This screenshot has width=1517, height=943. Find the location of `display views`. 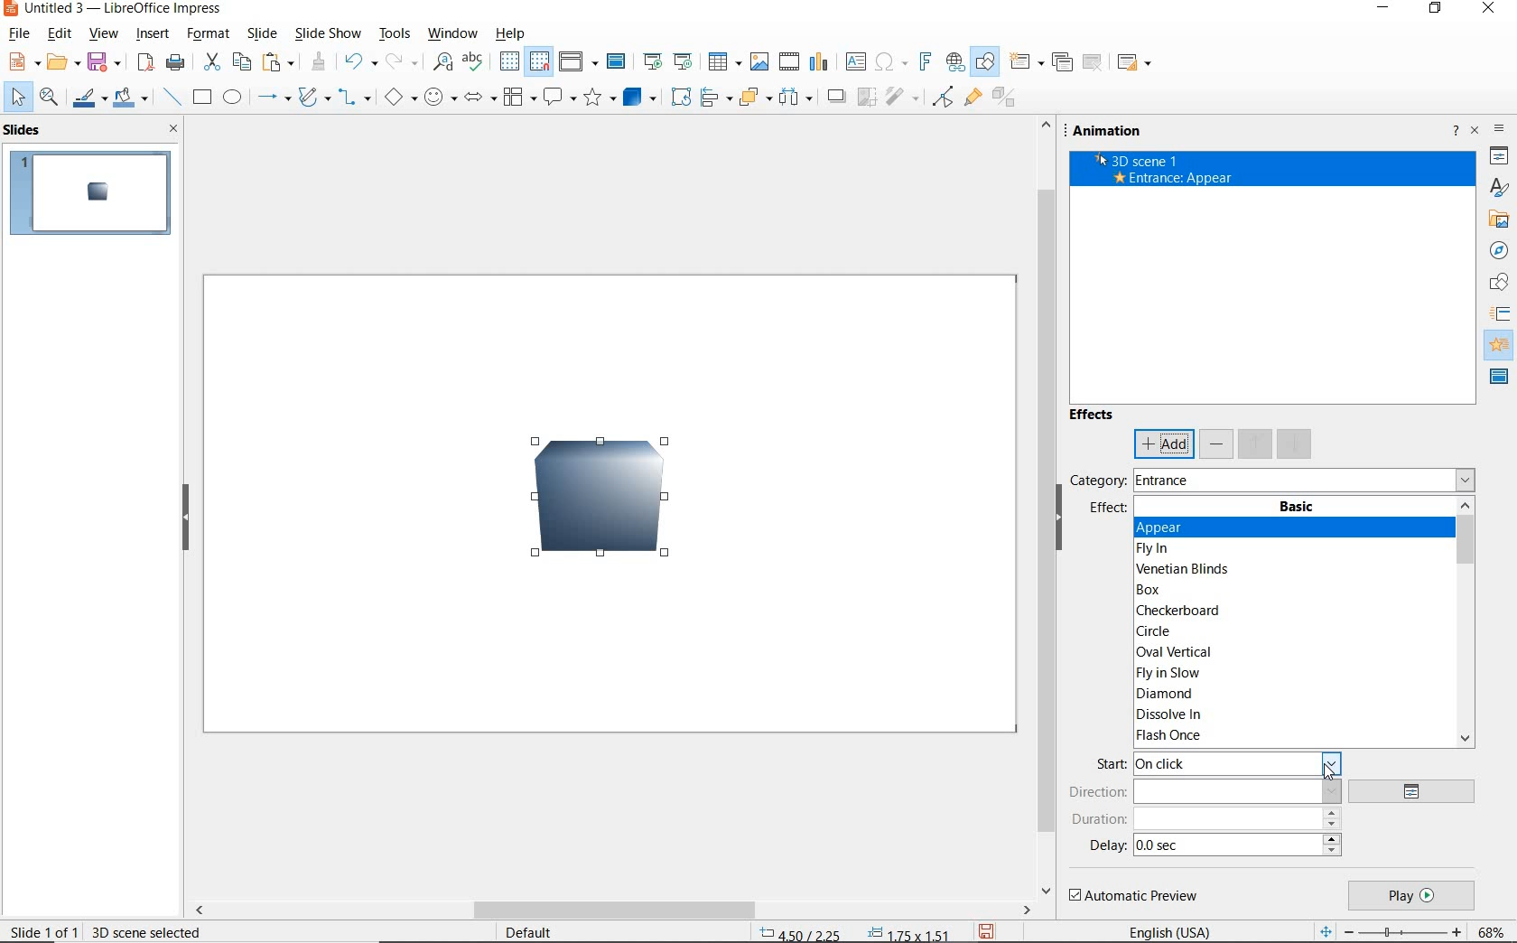

display views is located at coordinates (579, 61).